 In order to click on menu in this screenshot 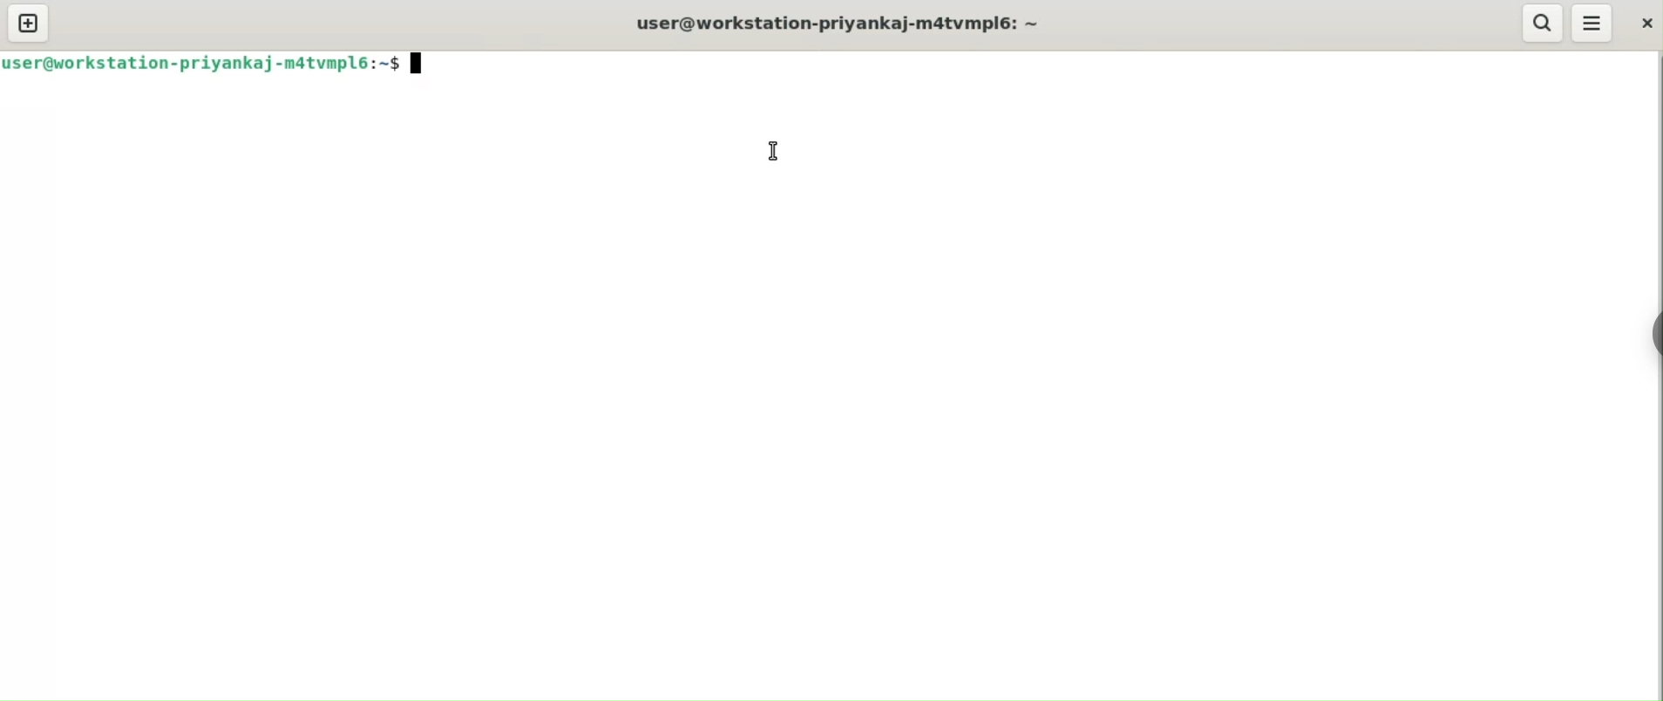, I will do `click(1592, 24)`.